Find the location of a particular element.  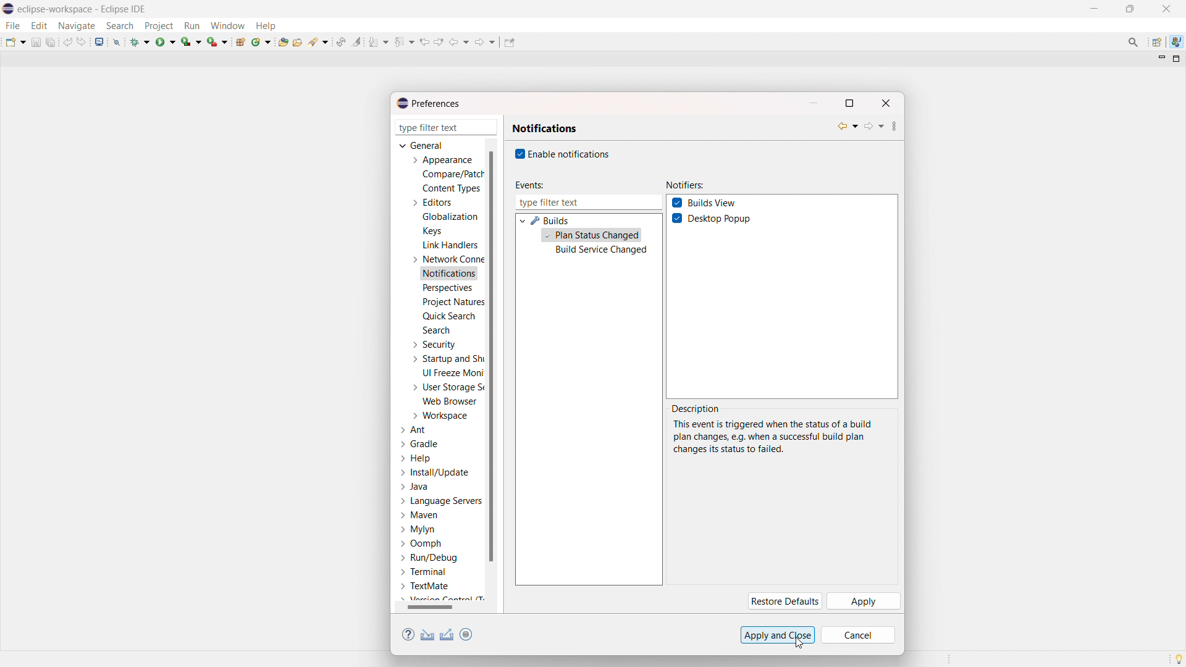

new java class is located at coordinates (262, 41).